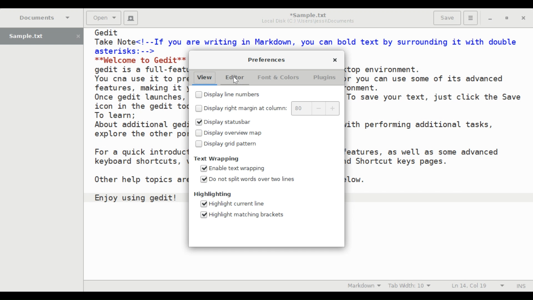  What do you see at coordinates (521, 285) in the screenshot?
I see `INS` at bounding box center [521, 285].